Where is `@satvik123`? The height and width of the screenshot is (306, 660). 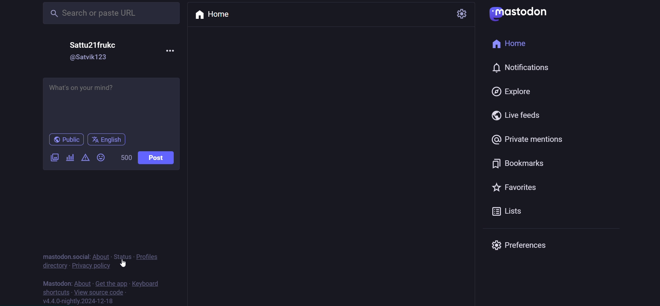 @satvik123 is located at coordinates (89, 58).